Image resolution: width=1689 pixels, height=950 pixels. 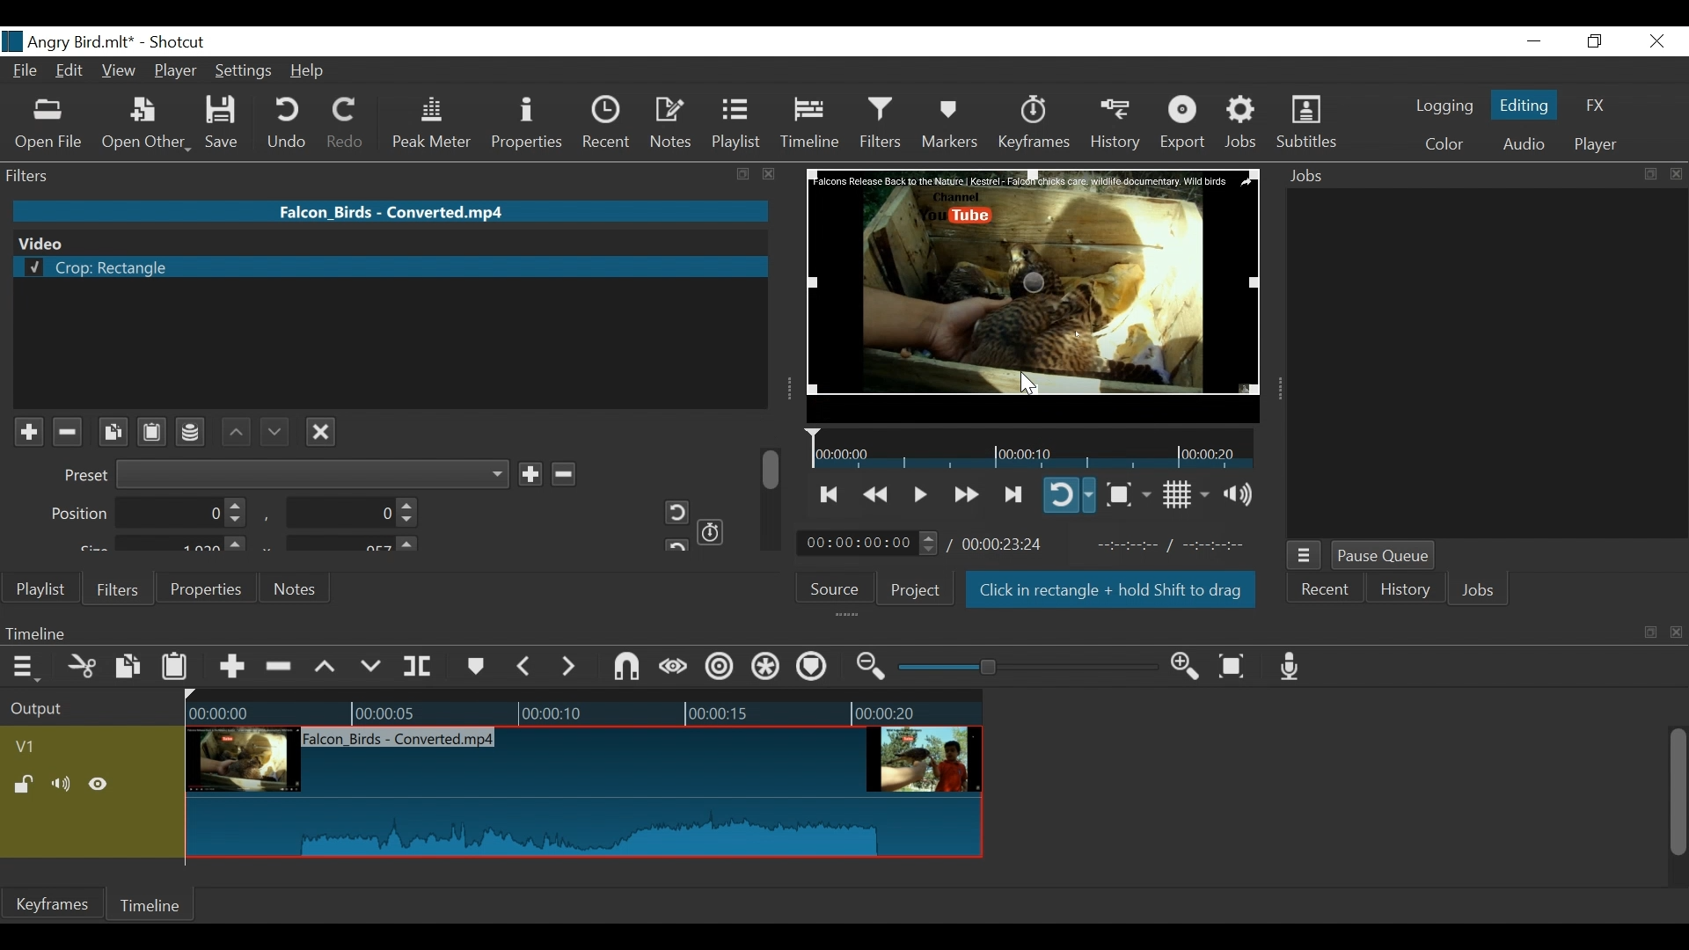 I want to click on Project, so click(x=916, y=589).